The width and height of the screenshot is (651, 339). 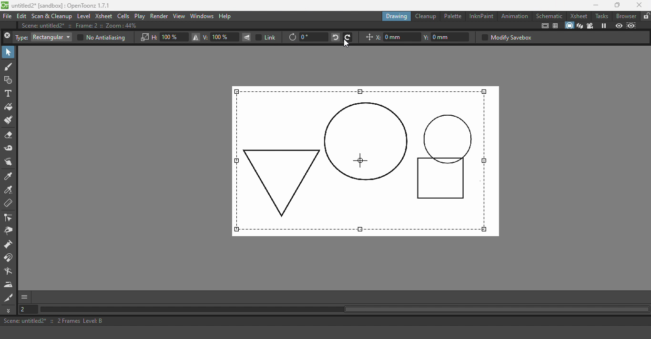 What do you see at coordinates (398, 37) in the screenshot?
I see `X: 0mm` at bounding box center [398, 37].